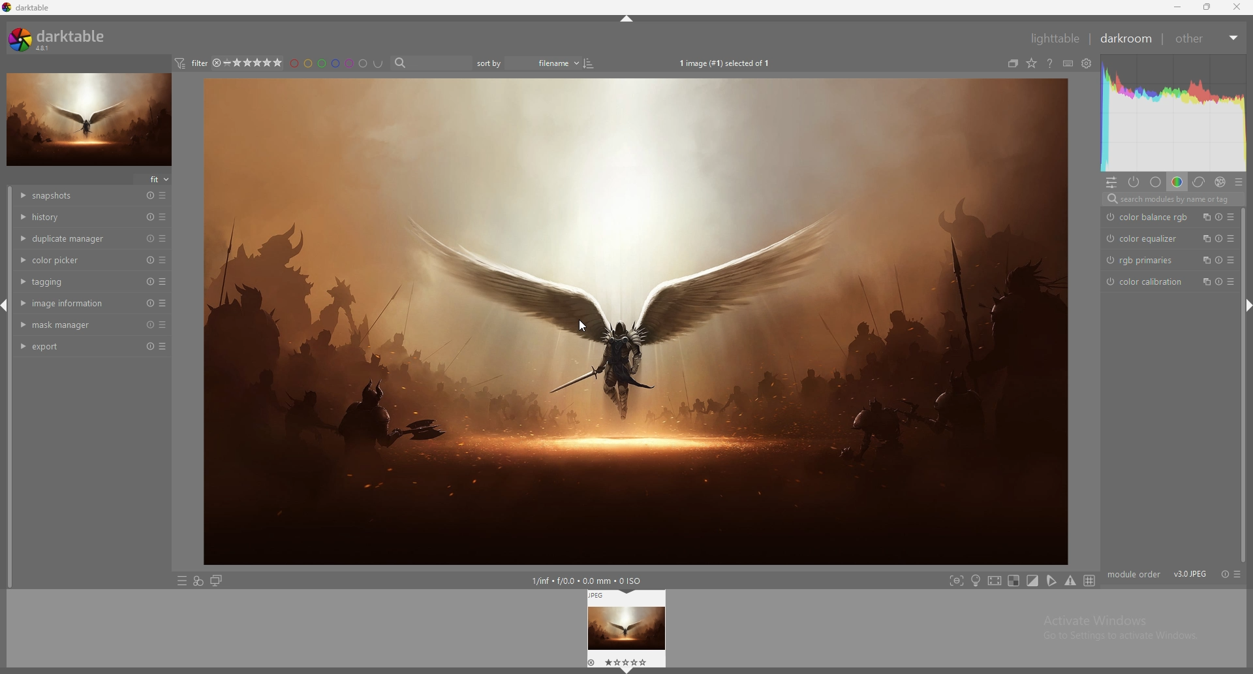  Describe the element at coordinates (1235, 217) in the screenshot. I see `presets` at that location.